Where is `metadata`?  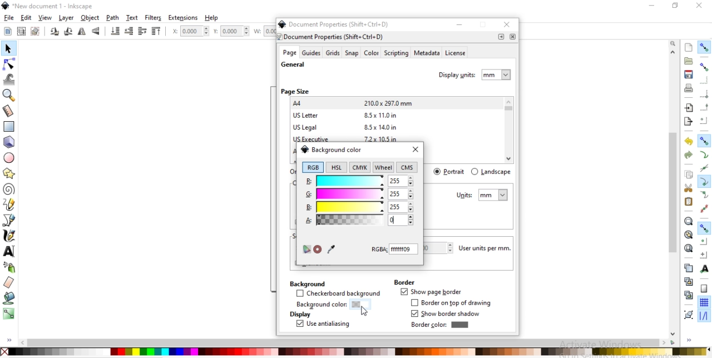
metadata is located at coordinates (426, 53).